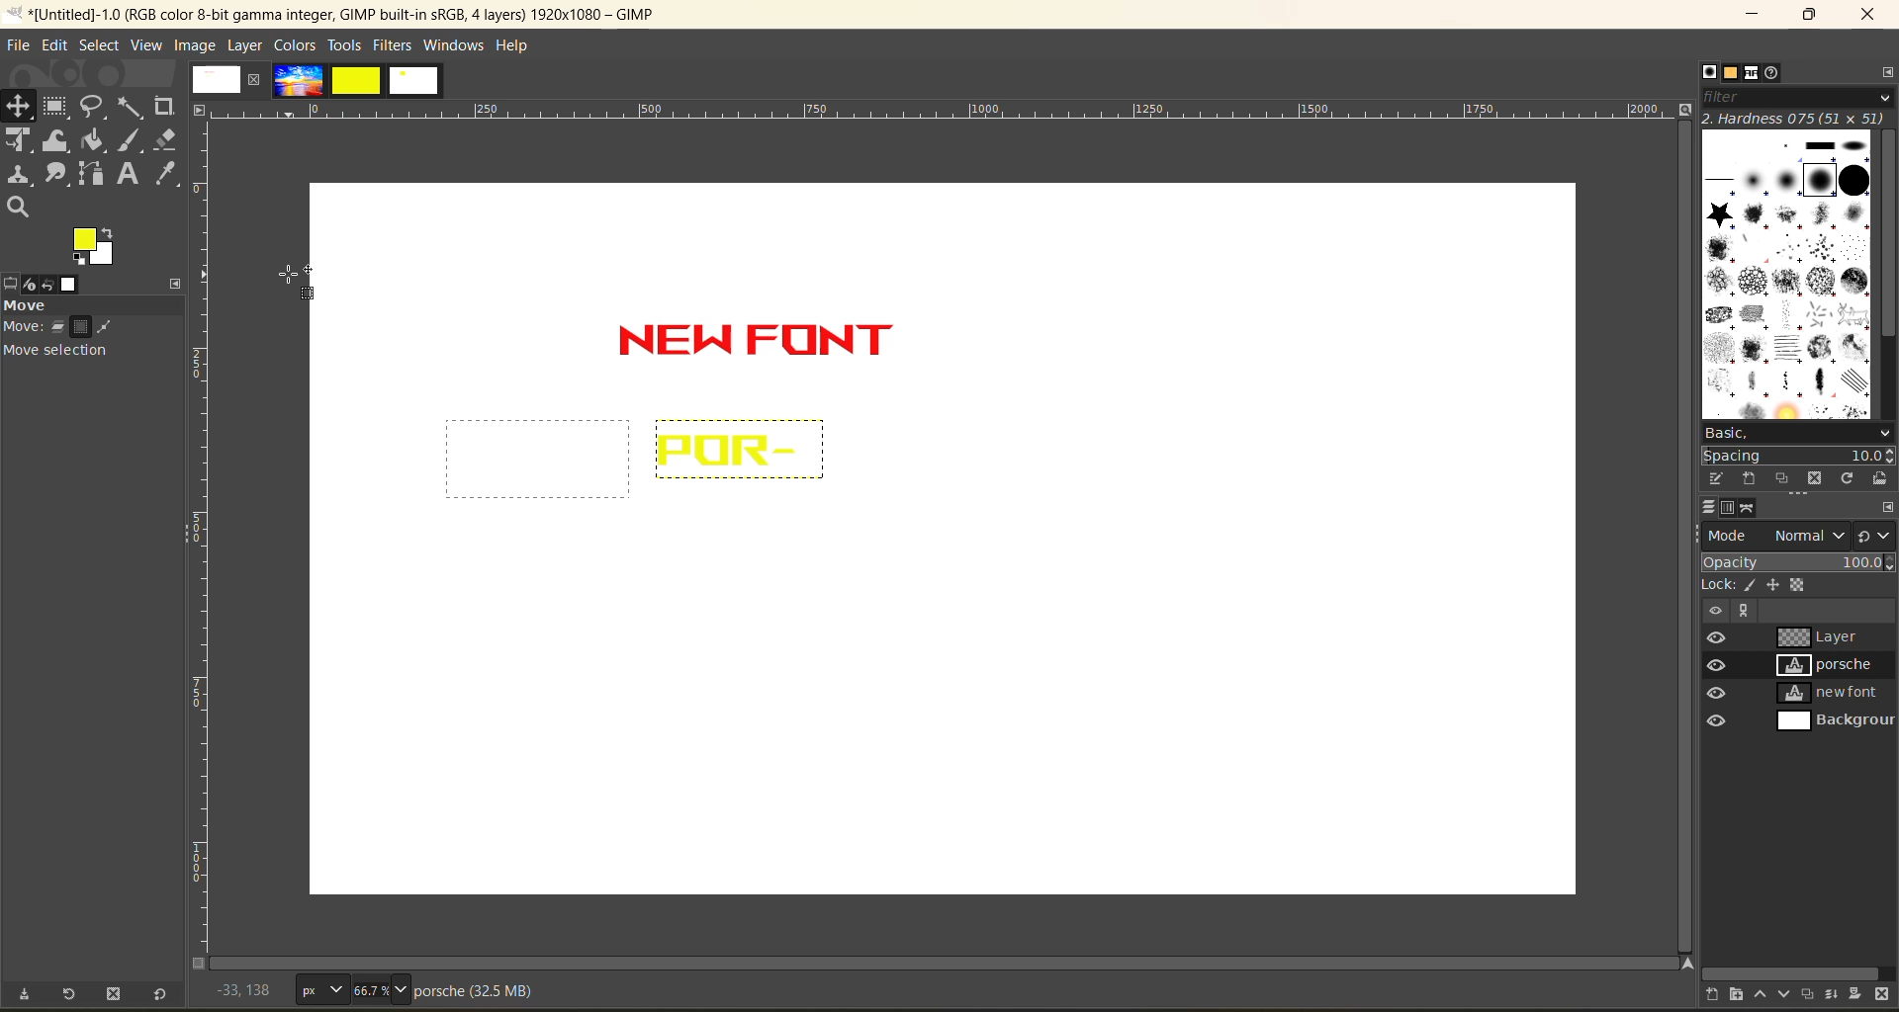  What do you see at coordinates (841, 959) in the screenshot?
I see `Horizontal scroll bar` at bounding box center [841, 959].